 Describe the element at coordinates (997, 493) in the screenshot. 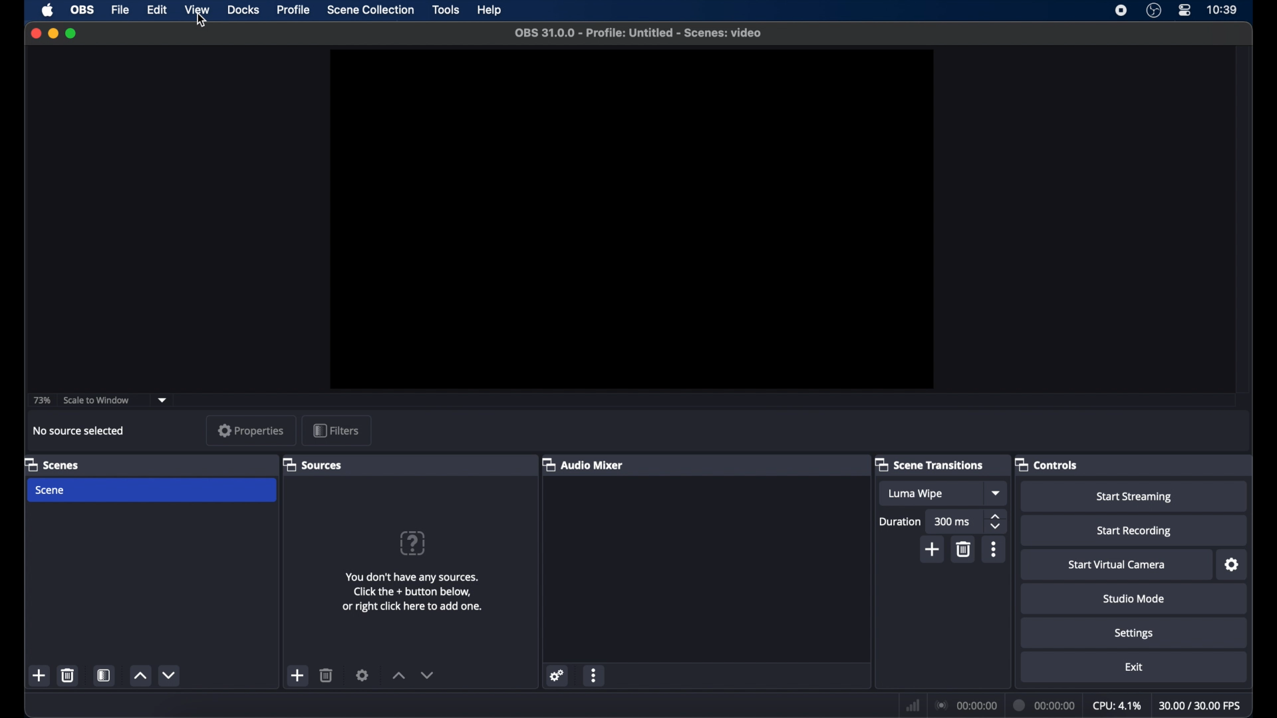

I see `dropdown` at that location.